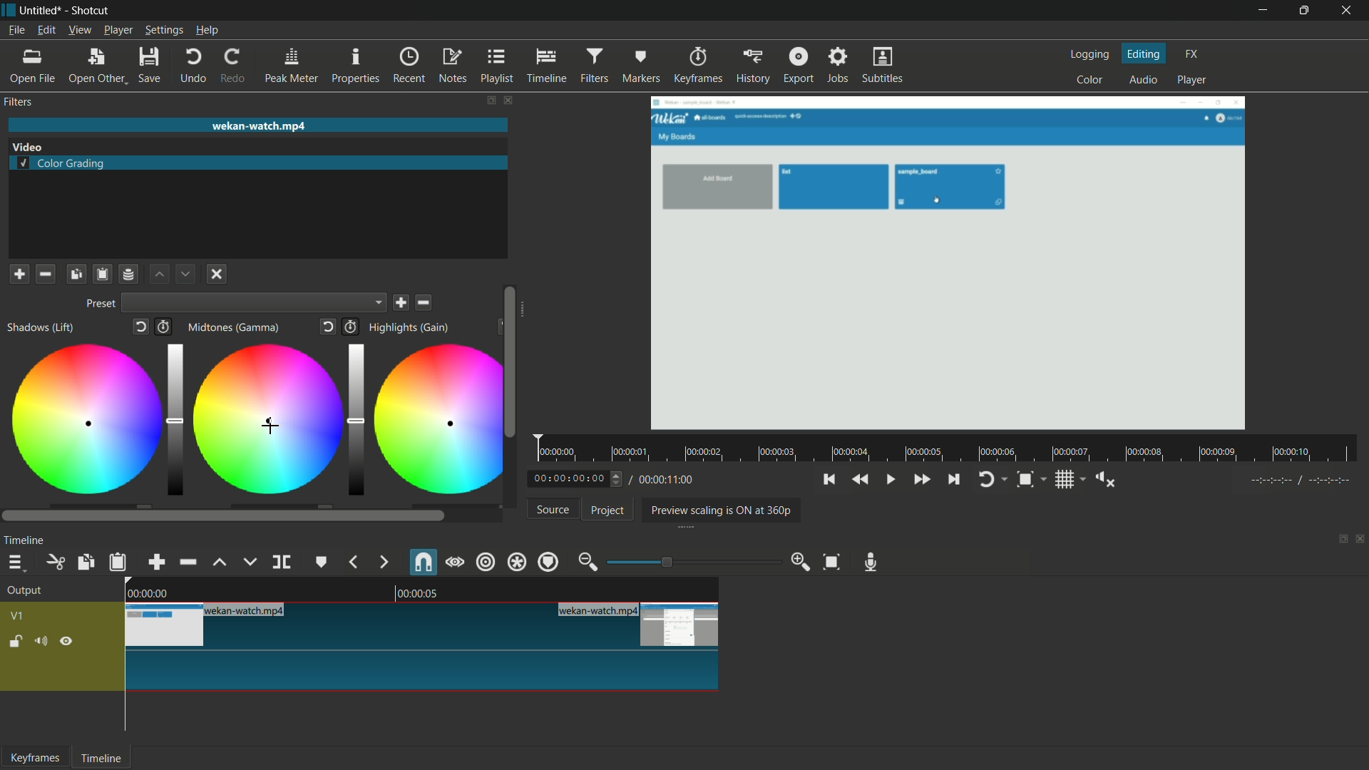  Describe the element at coordinates (68, 643) in the screenshot. I see `hide` at that location.